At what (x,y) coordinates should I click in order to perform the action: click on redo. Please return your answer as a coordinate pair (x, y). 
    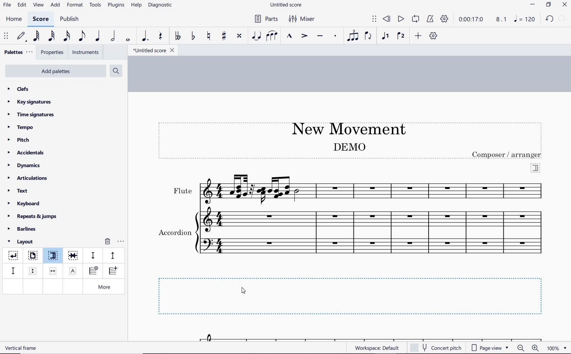
    Looking at the image, I should click on (549, 19).